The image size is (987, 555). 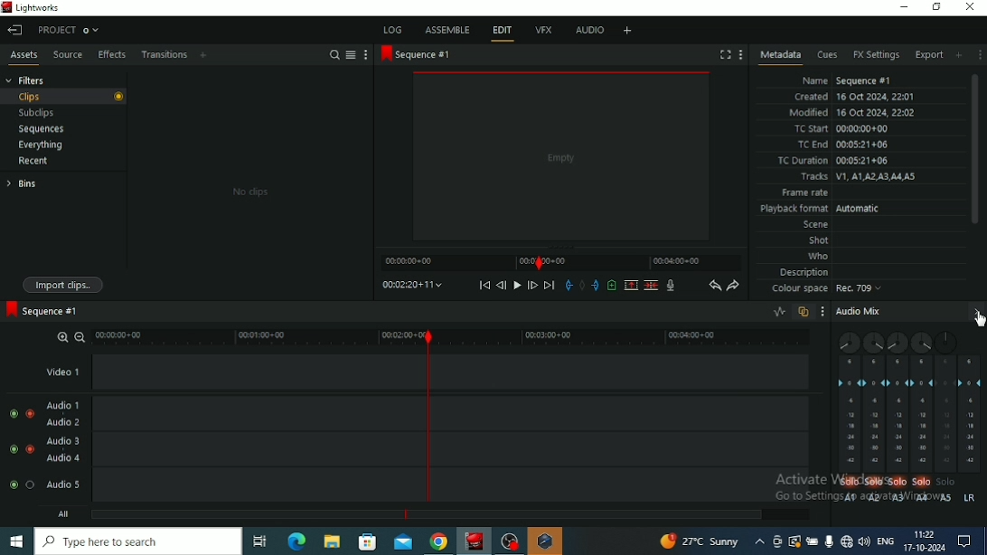 What do you see at coordinates (34, 8) in the screenshot?
I see `Lightworks` at bounding box center [34, 8].